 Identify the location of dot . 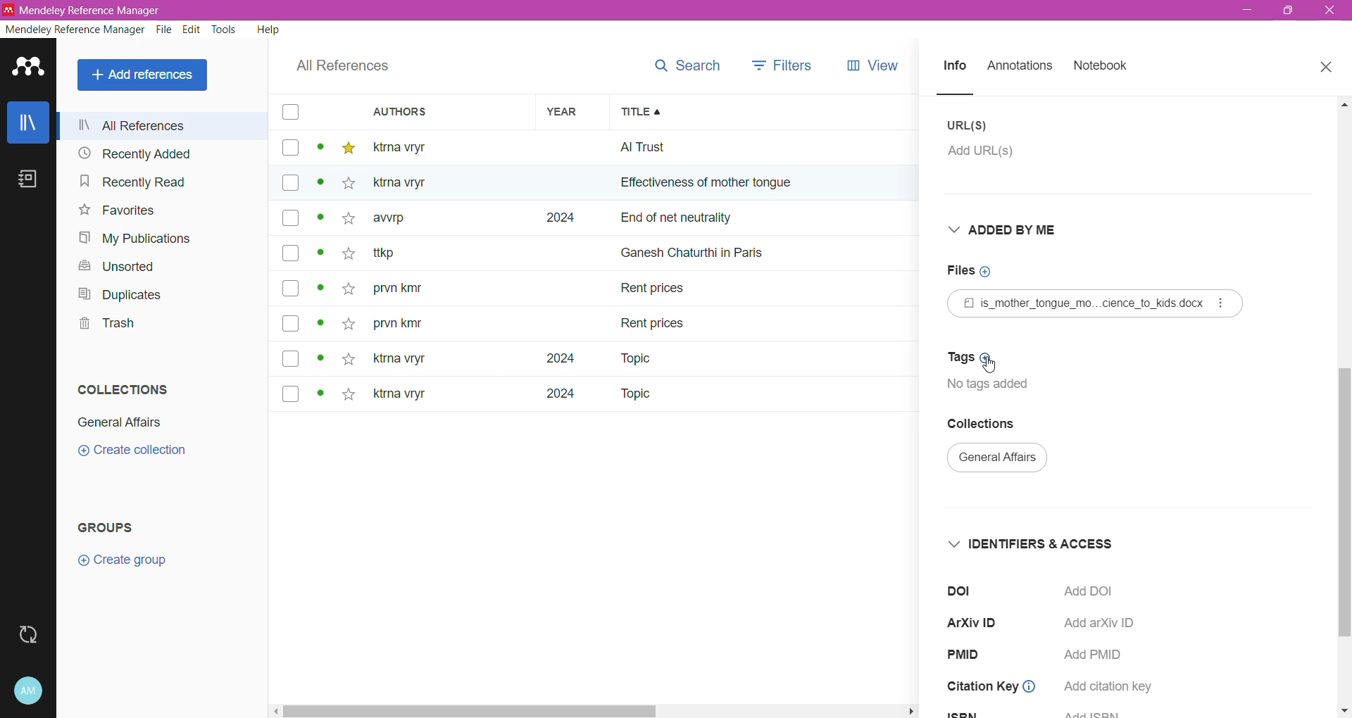
(322, 256).